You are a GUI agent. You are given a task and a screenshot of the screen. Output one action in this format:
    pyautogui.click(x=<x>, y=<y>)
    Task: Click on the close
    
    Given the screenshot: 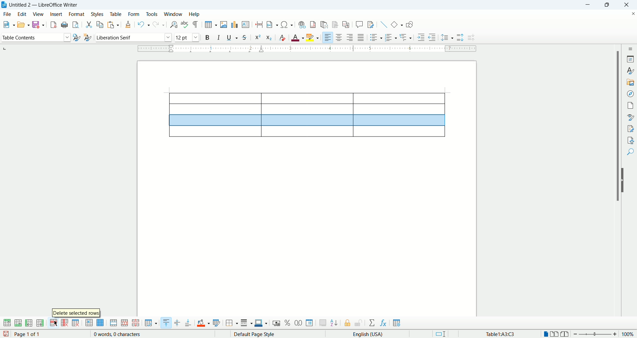 What is the action you would take?
    pyautogui.click(x=631, y=14)
    